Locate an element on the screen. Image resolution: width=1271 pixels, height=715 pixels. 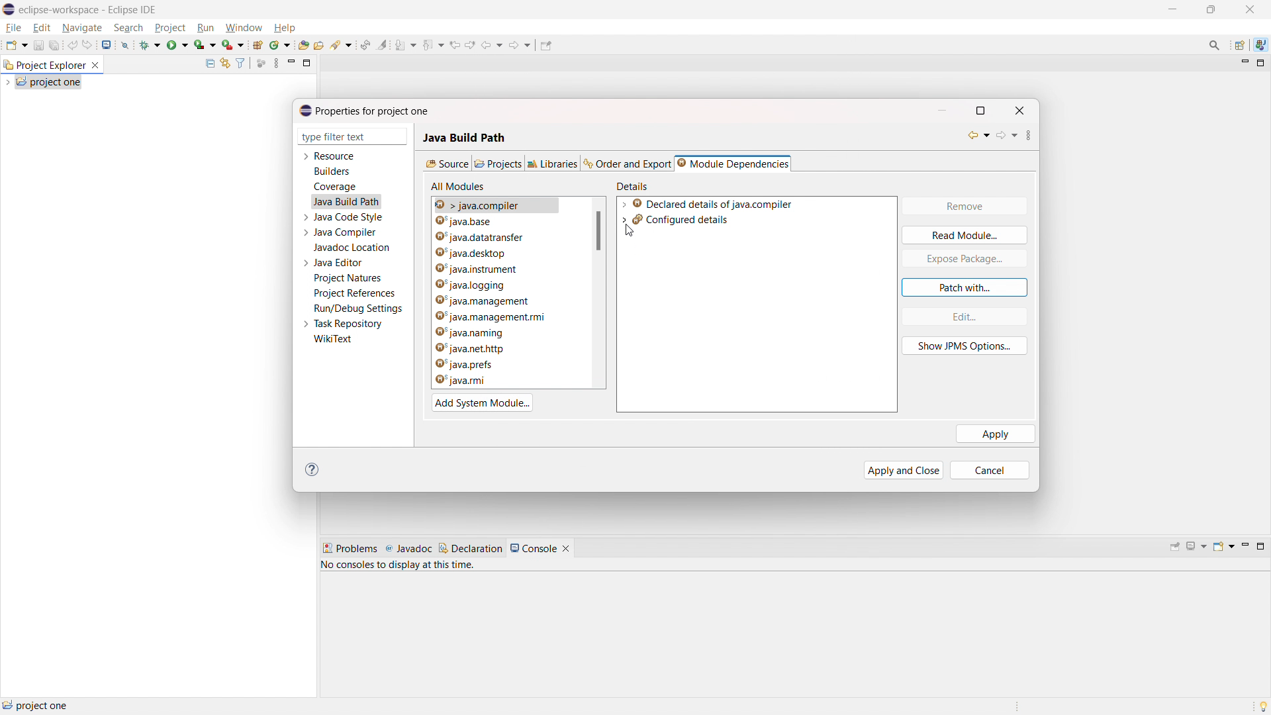
apply and close is located at coordinates (904, 469).